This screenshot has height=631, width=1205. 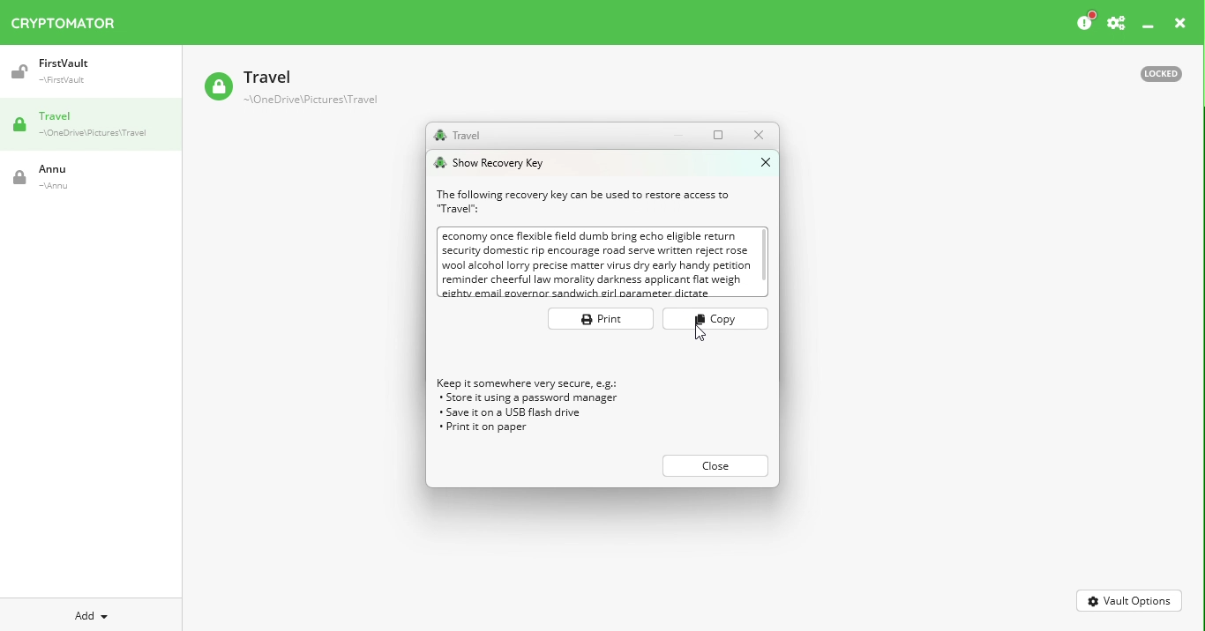 What do you see at coordinates (602, 264) in the screenshot?
I see `Recovery key box` at bounding box center [602, 264].